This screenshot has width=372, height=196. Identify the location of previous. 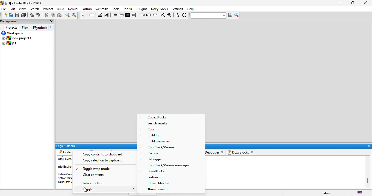
(2, 27).